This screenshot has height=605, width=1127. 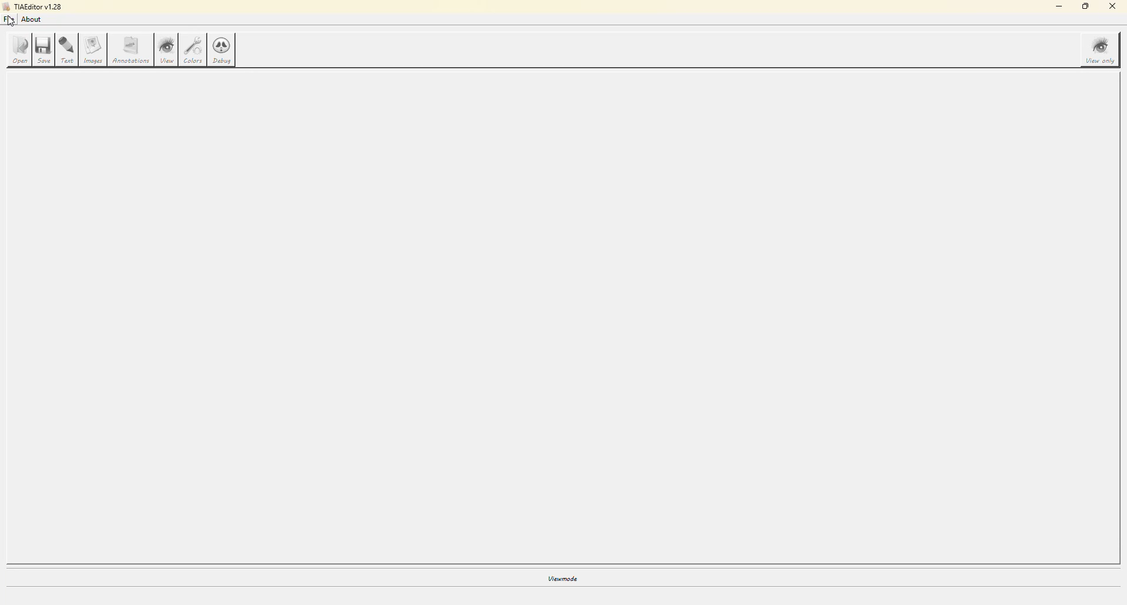 I want to click on minimize, so click(x=1057, y=6).